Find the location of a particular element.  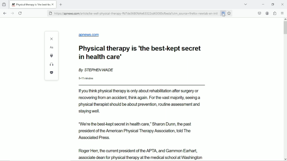

restore down is located at coordinates (273, 4).